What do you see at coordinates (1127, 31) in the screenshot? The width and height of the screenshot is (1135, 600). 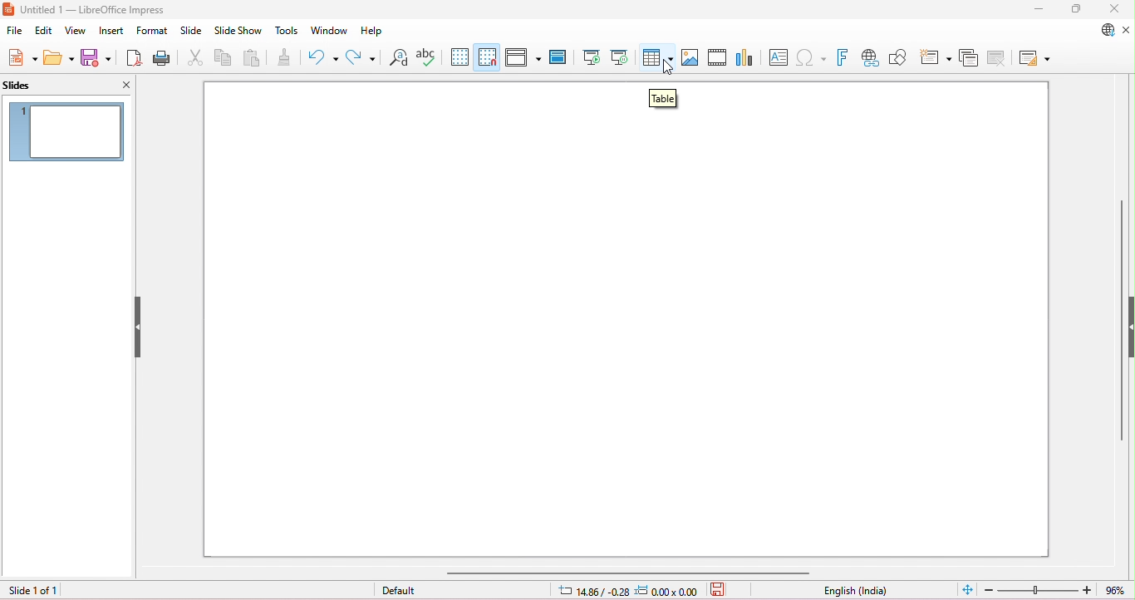 I see `close` at bounding box center [1127, 31].